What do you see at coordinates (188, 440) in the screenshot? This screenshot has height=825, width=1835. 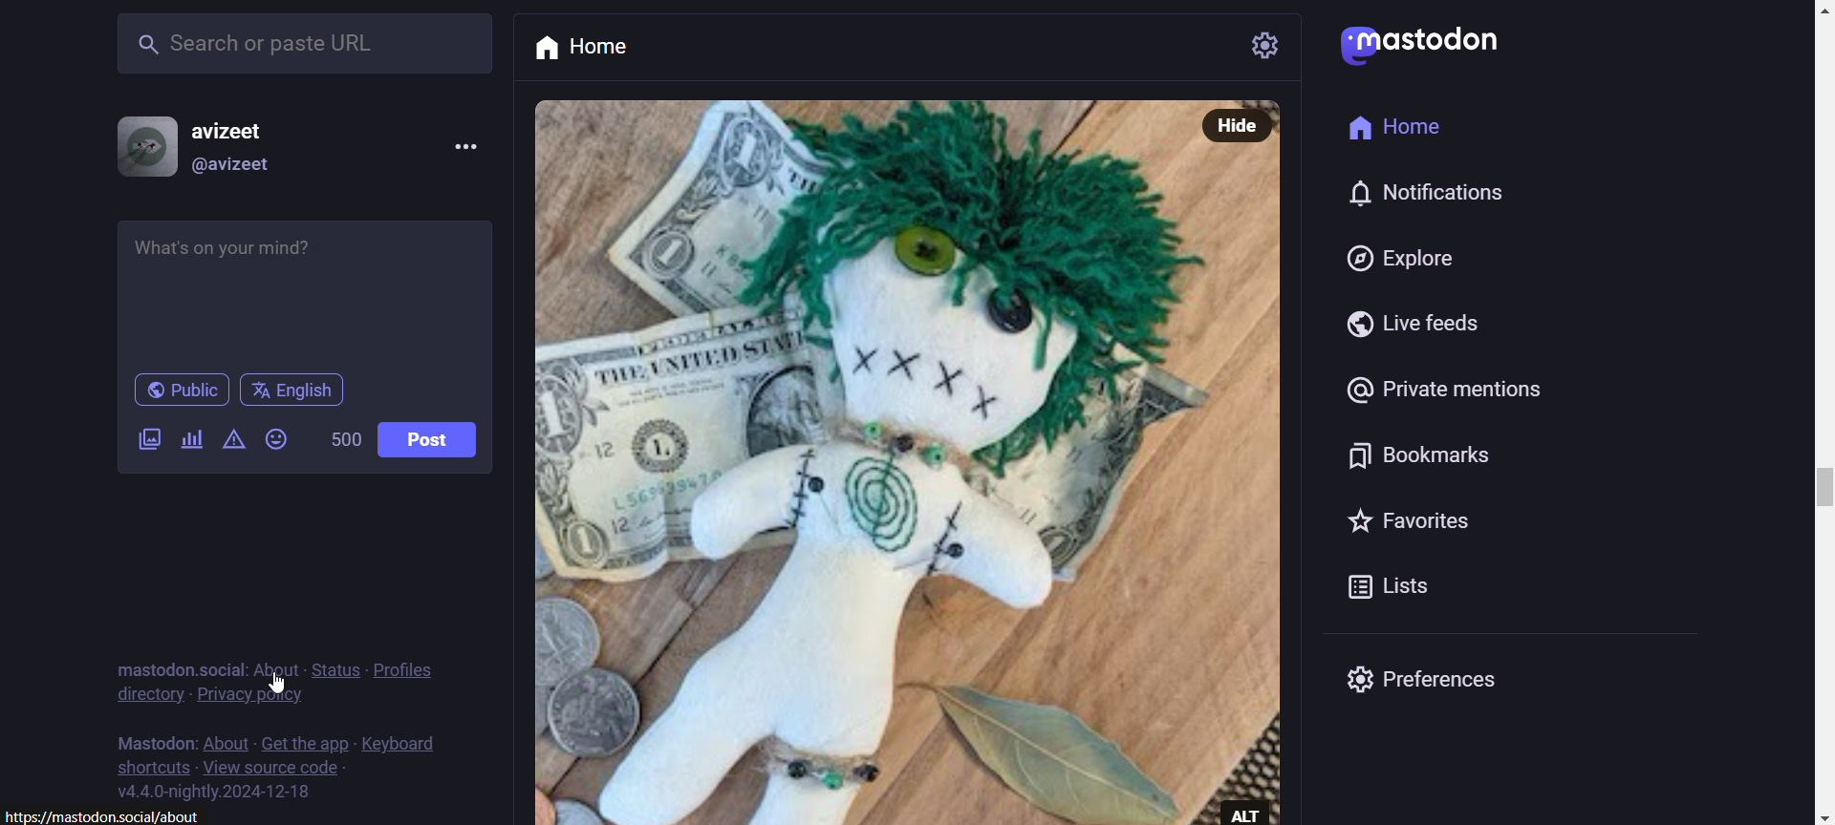 I see `add a poll` at bounding box center [188, 440].